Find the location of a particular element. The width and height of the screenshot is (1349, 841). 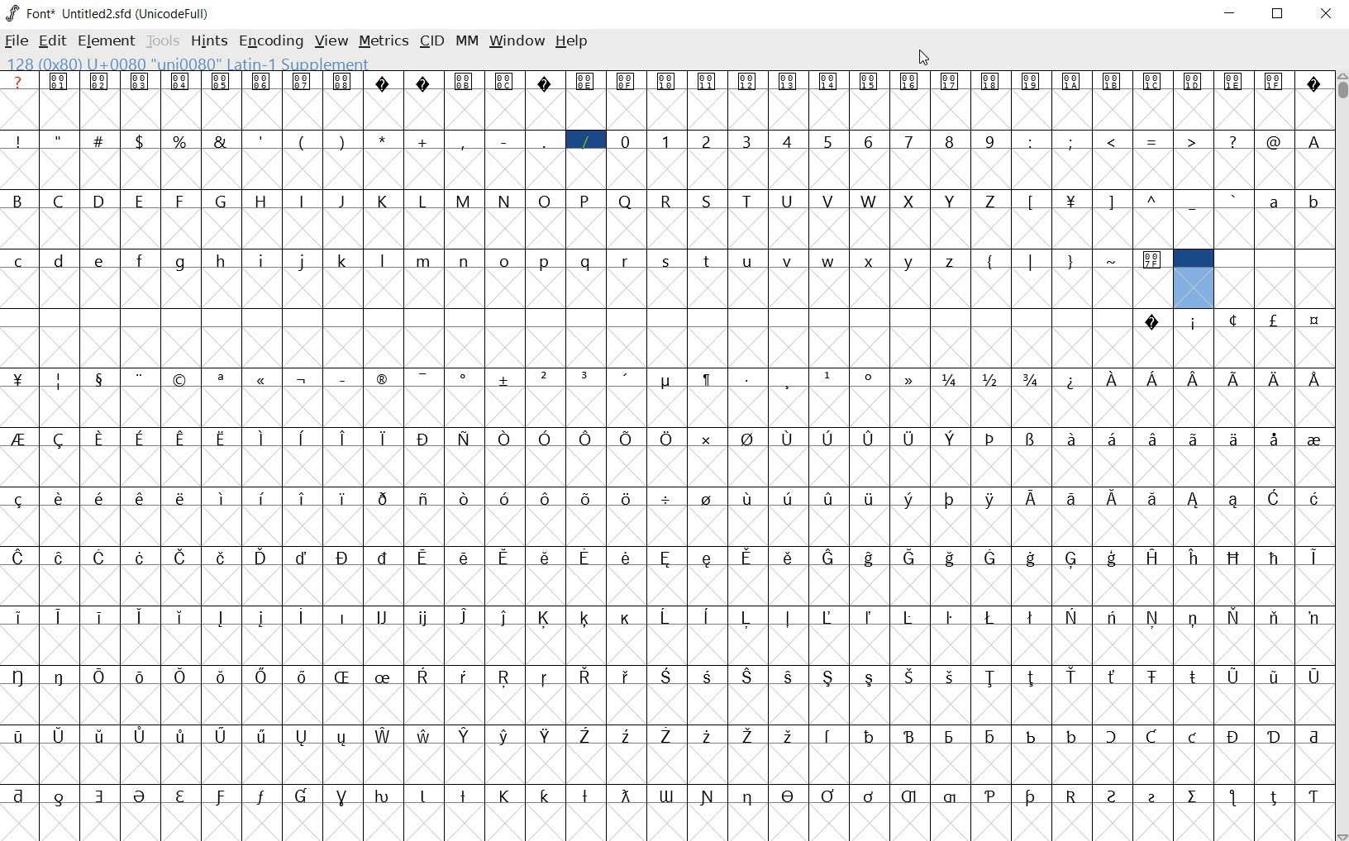

Symbol is located at coordinates (143, 378).